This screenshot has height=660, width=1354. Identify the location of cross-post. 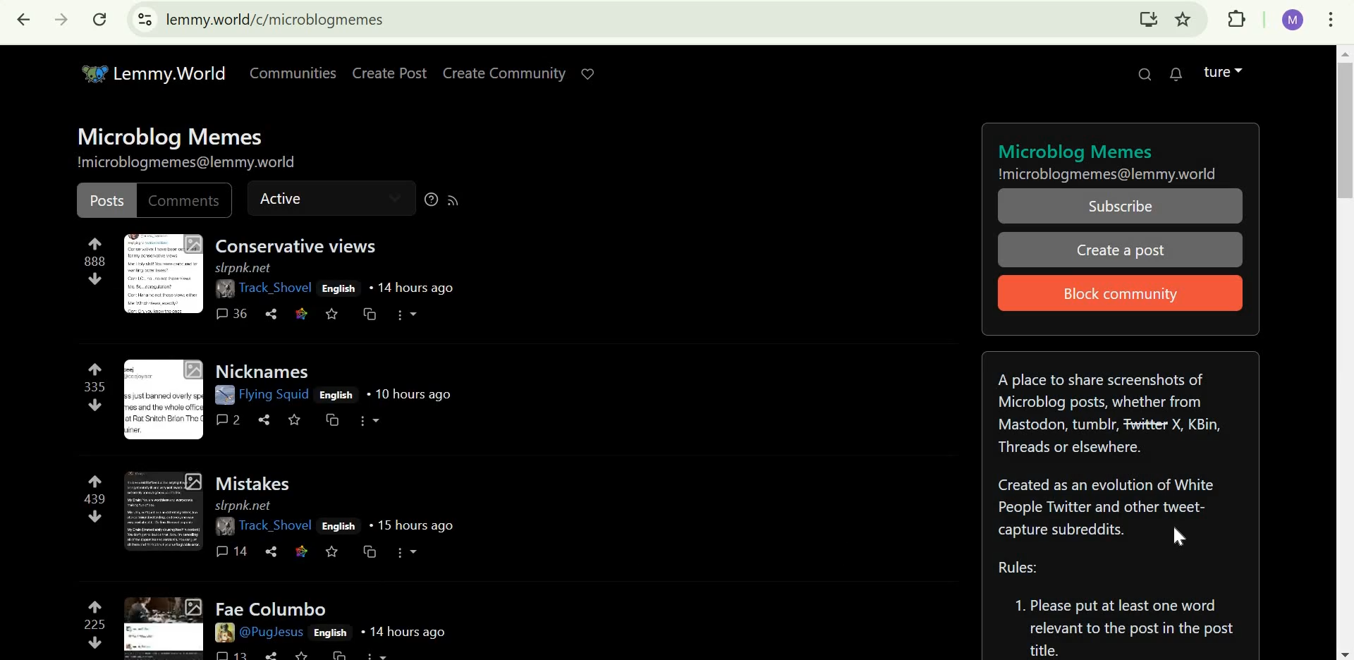
(370, 553).